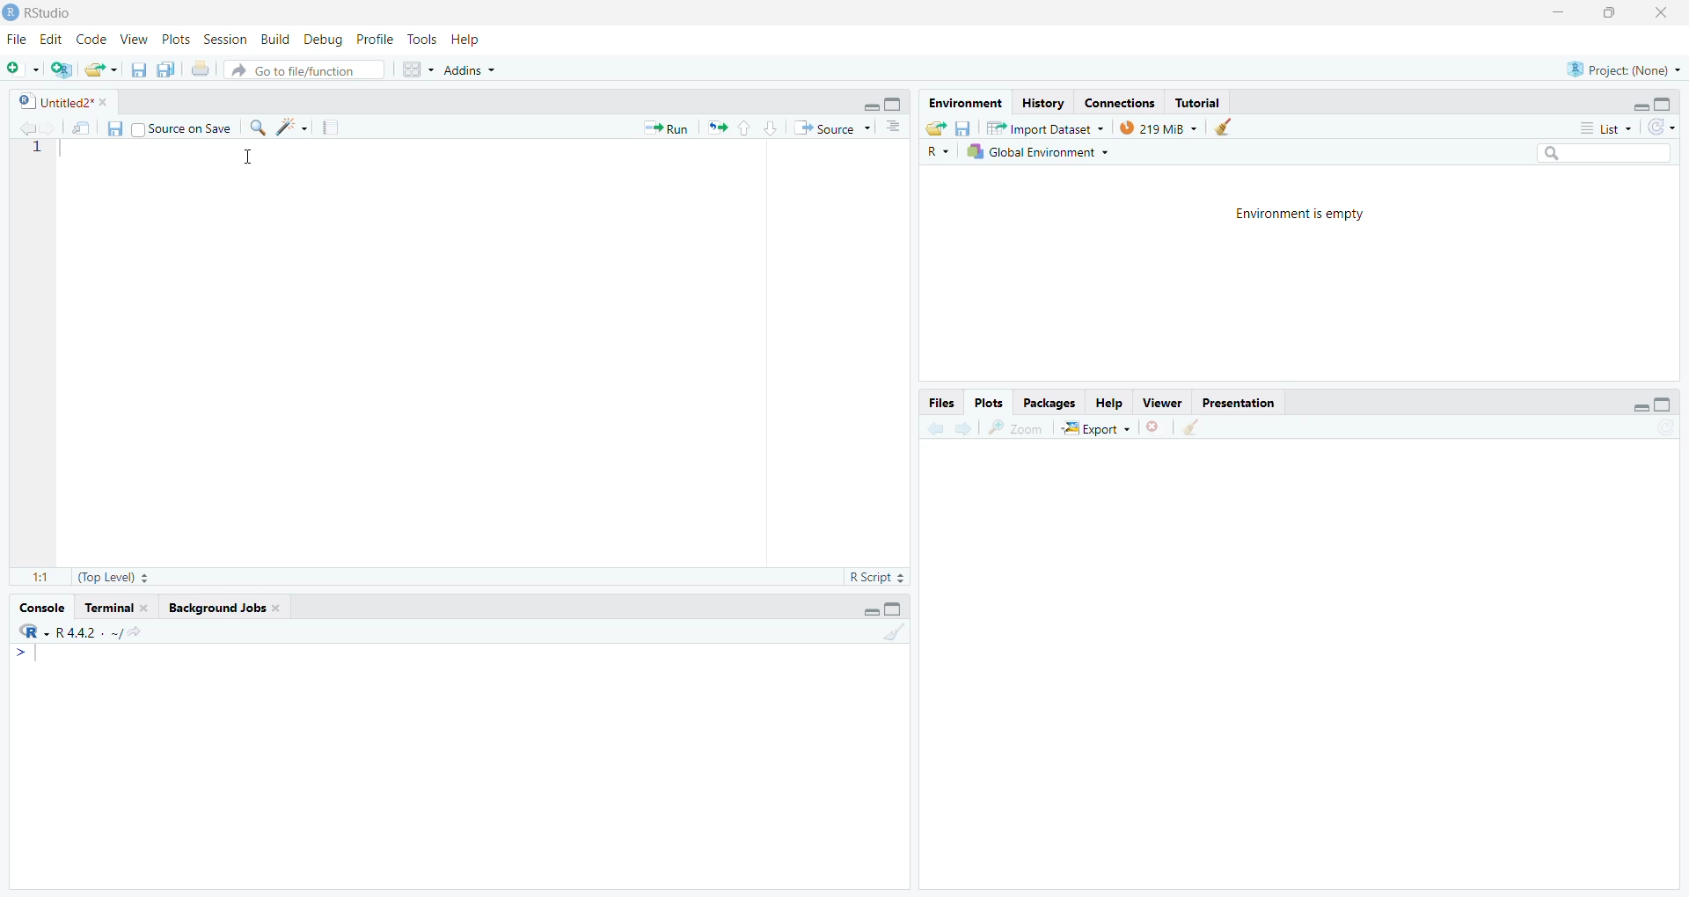  What do you see at coordinates (182, 127) in the screenshot?
I see `Source on Save` at bounding box center [182, 127].